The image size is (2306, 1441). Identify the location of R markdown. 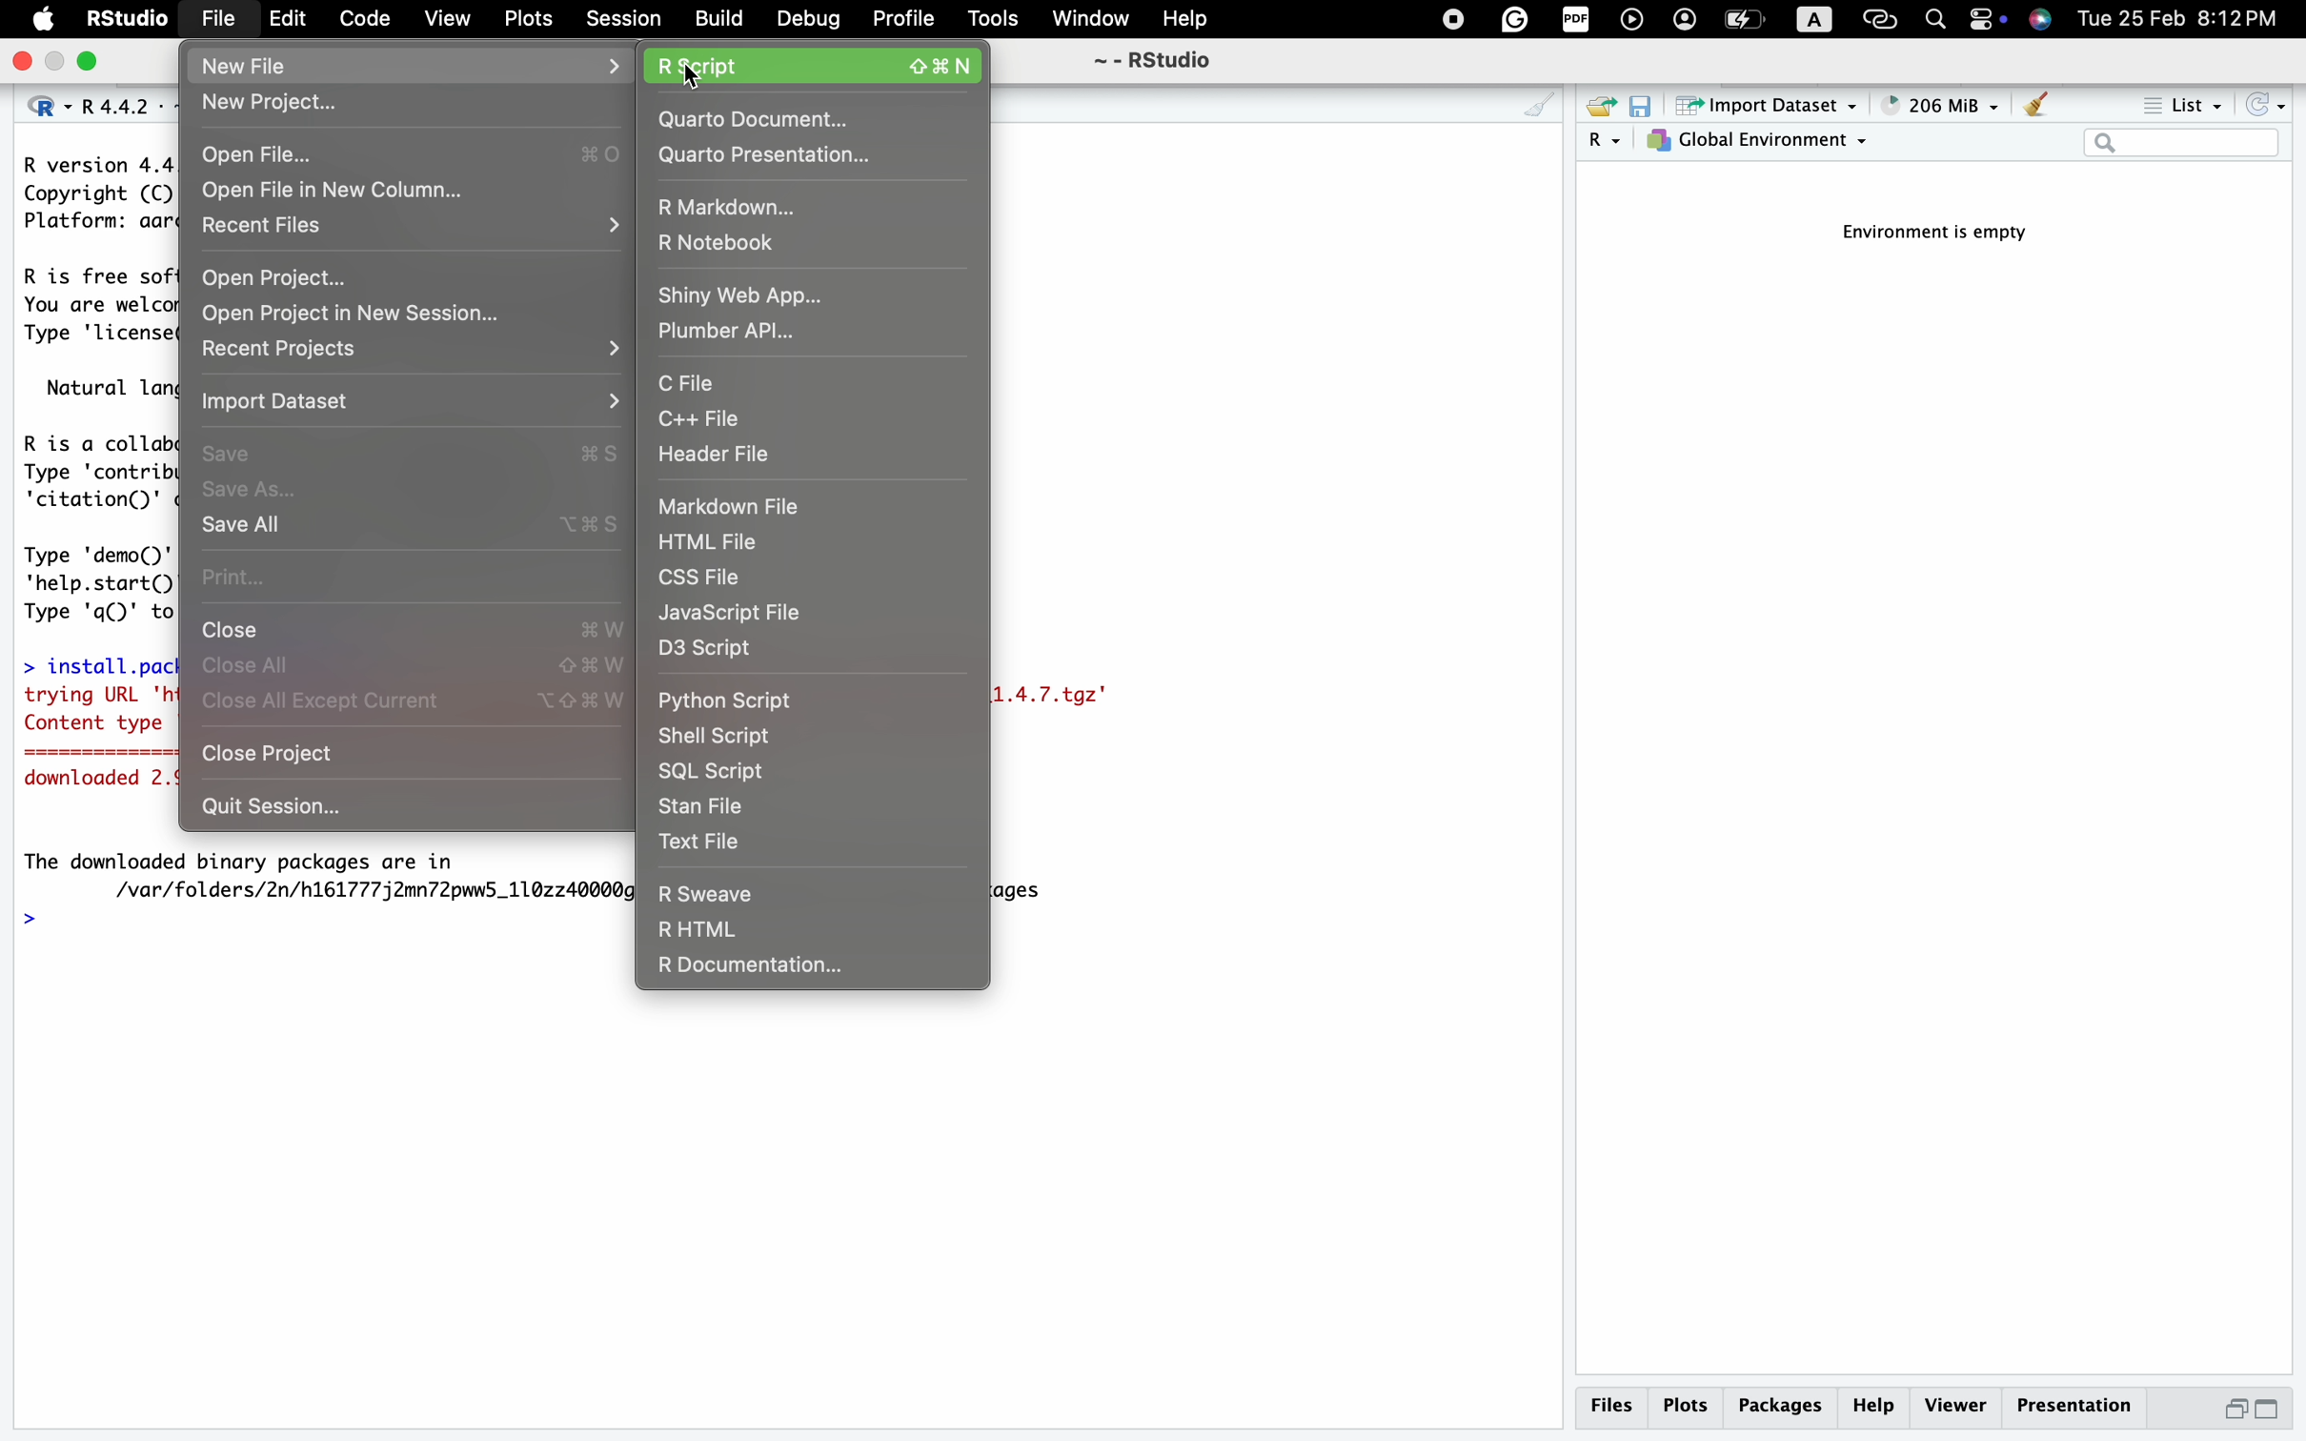
(809, 203).